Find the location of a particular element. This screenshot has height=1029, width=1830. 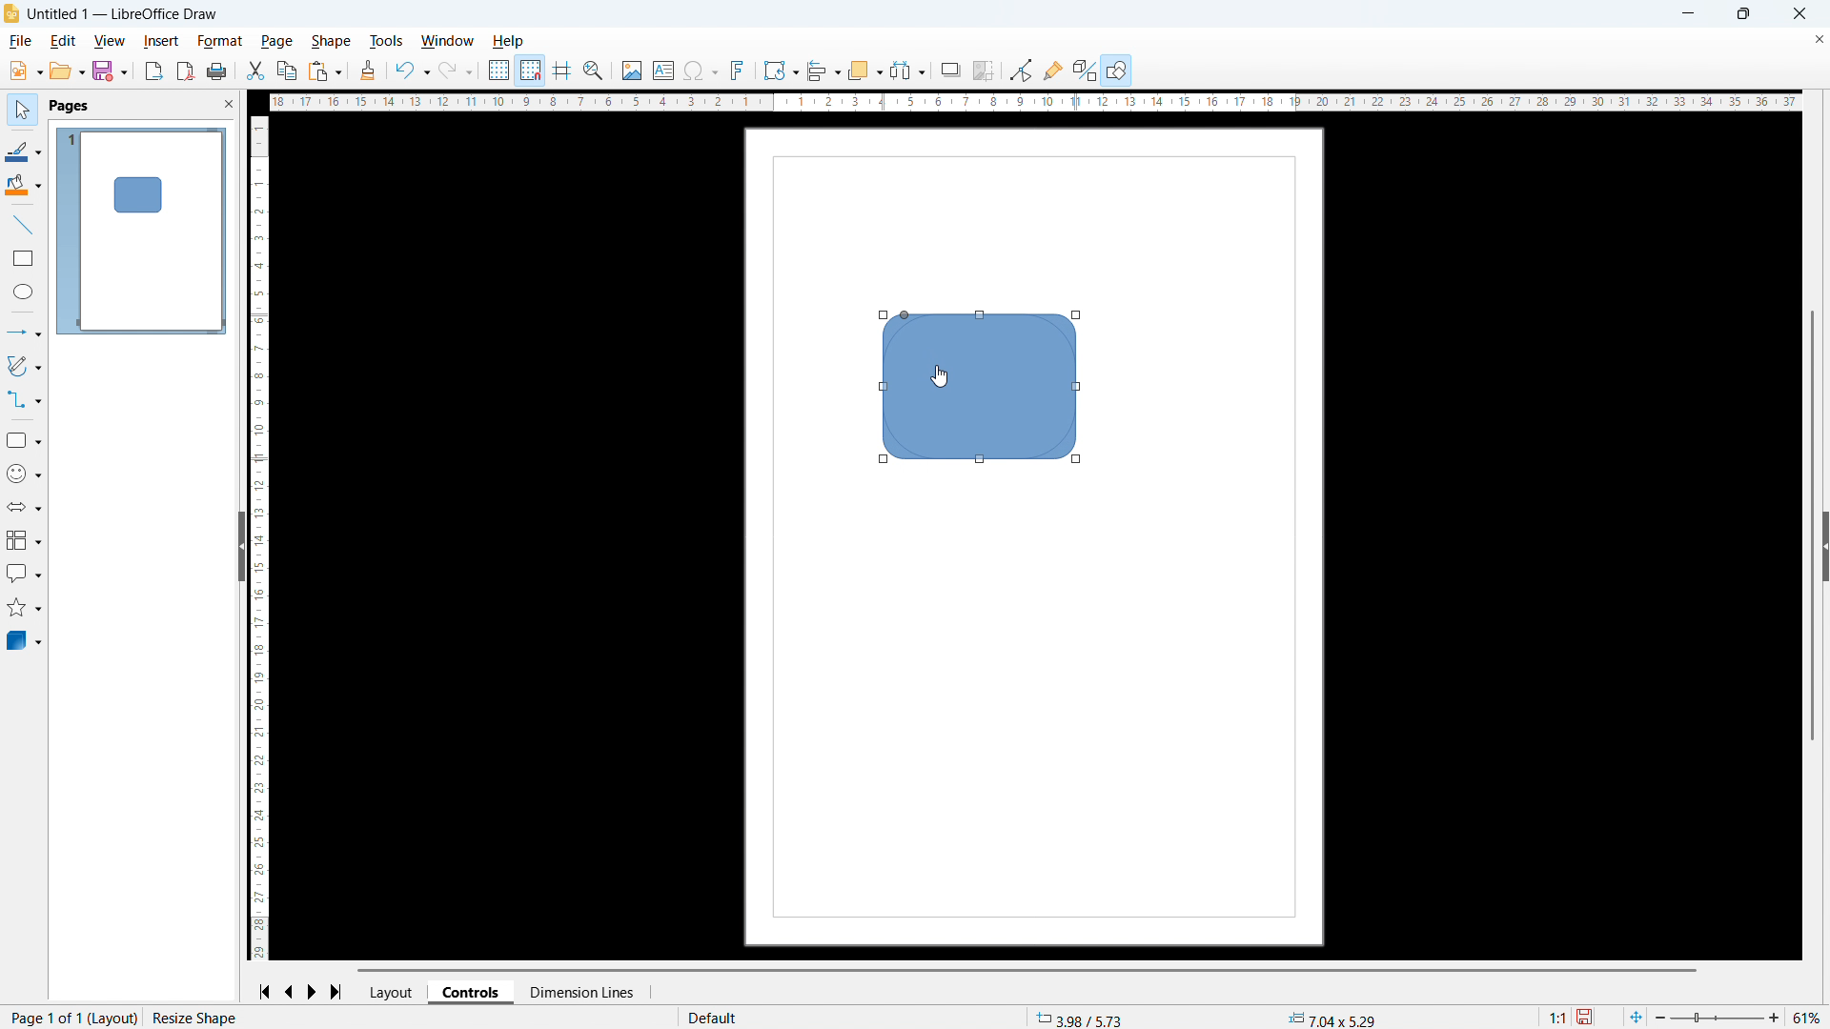

Untitled 1 - LibreOffice Draw is located at coordinates (126, 15).